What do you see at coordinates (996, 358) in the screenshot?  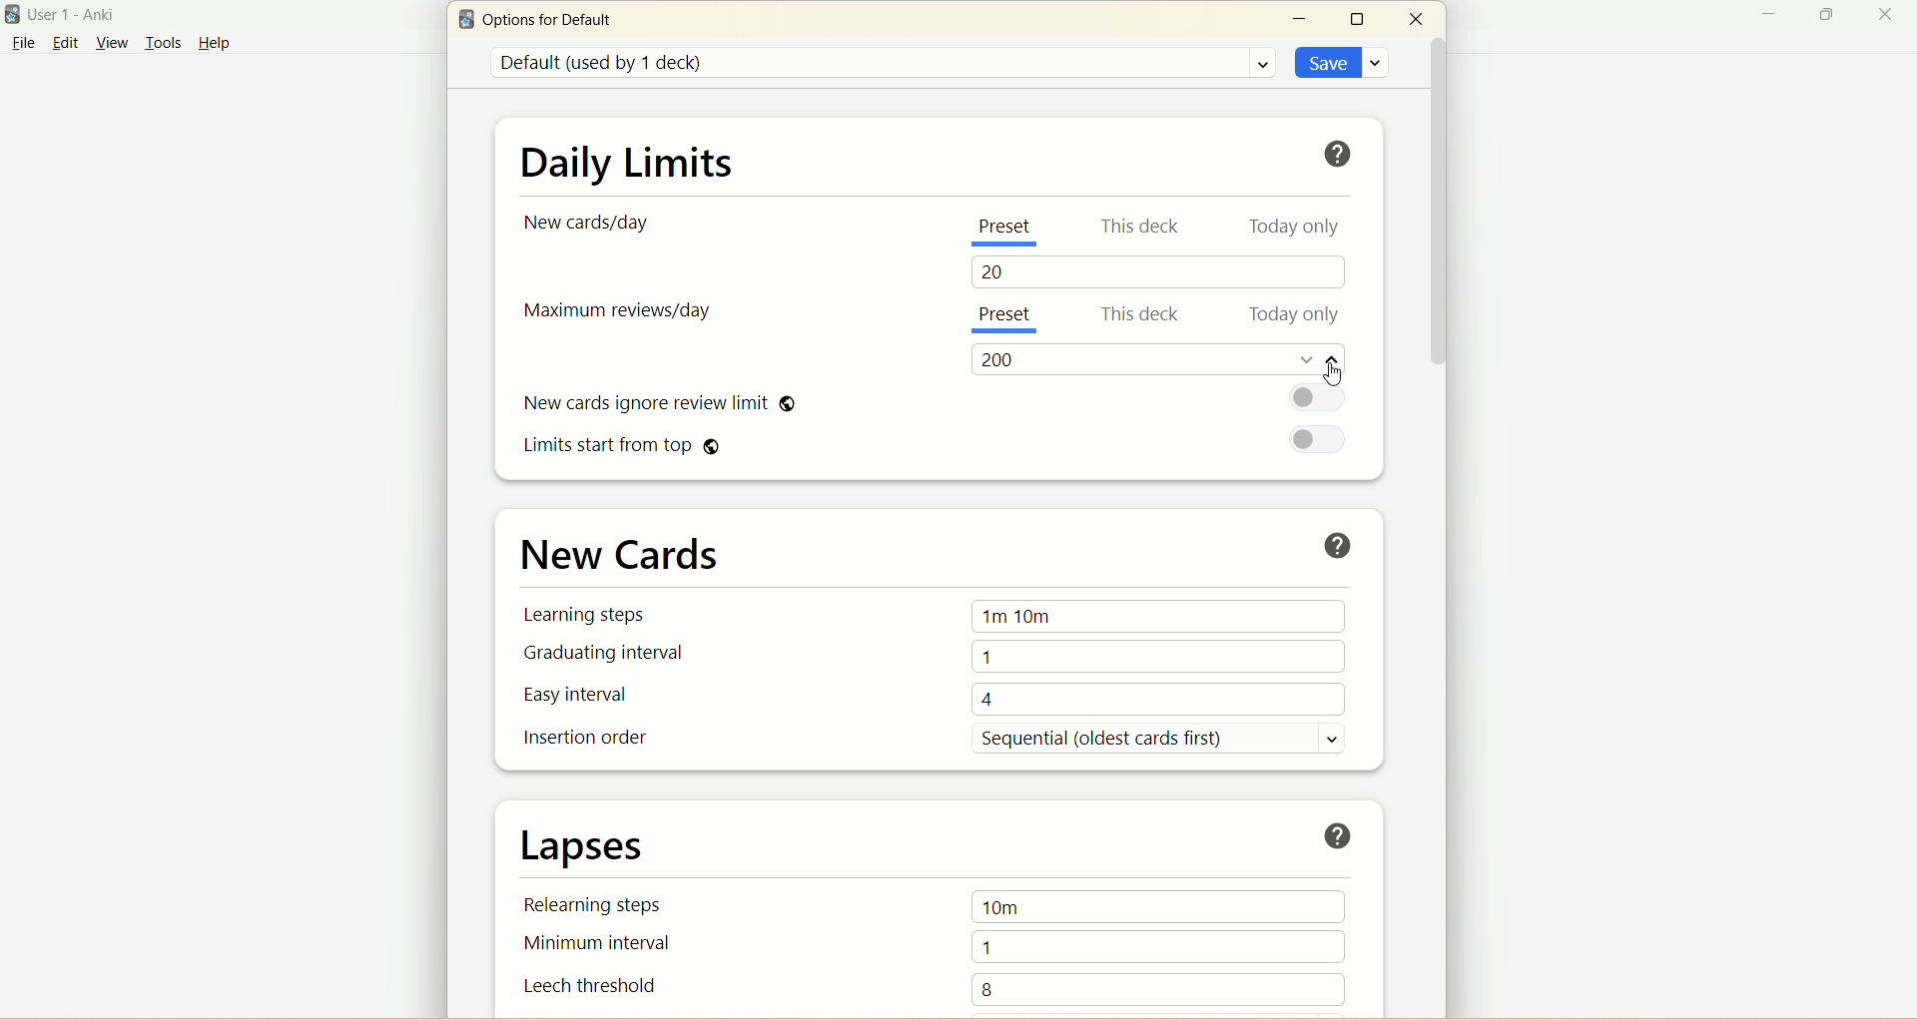 I see `200` at bounding box center [996, 358].